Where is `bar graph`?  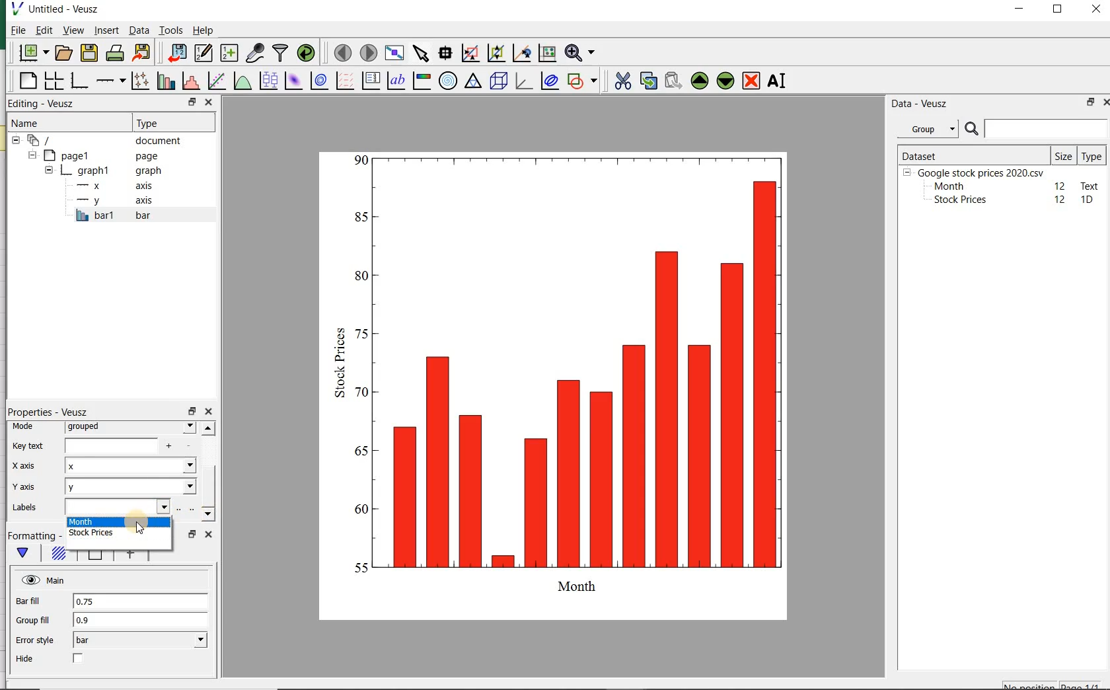 bar graph is located at coordinates (562, 383).